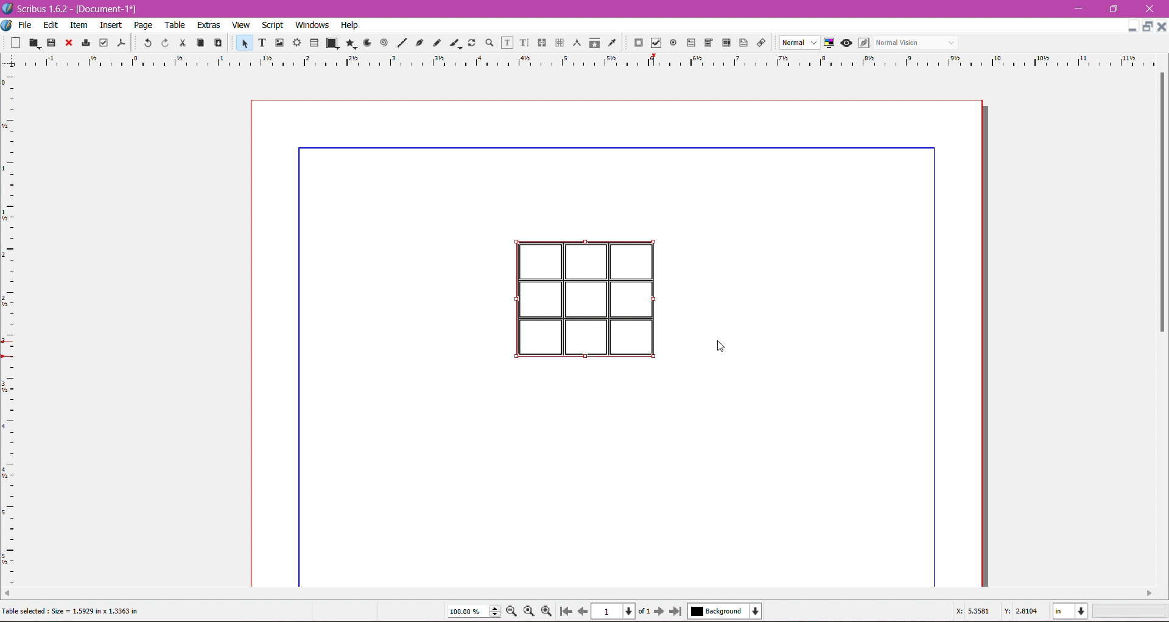 Image resolution: width=1169 pixels, height=622 pixels. Describe the element at coordinates (180, 42) in the screenshot. I see `Cut` at that location.